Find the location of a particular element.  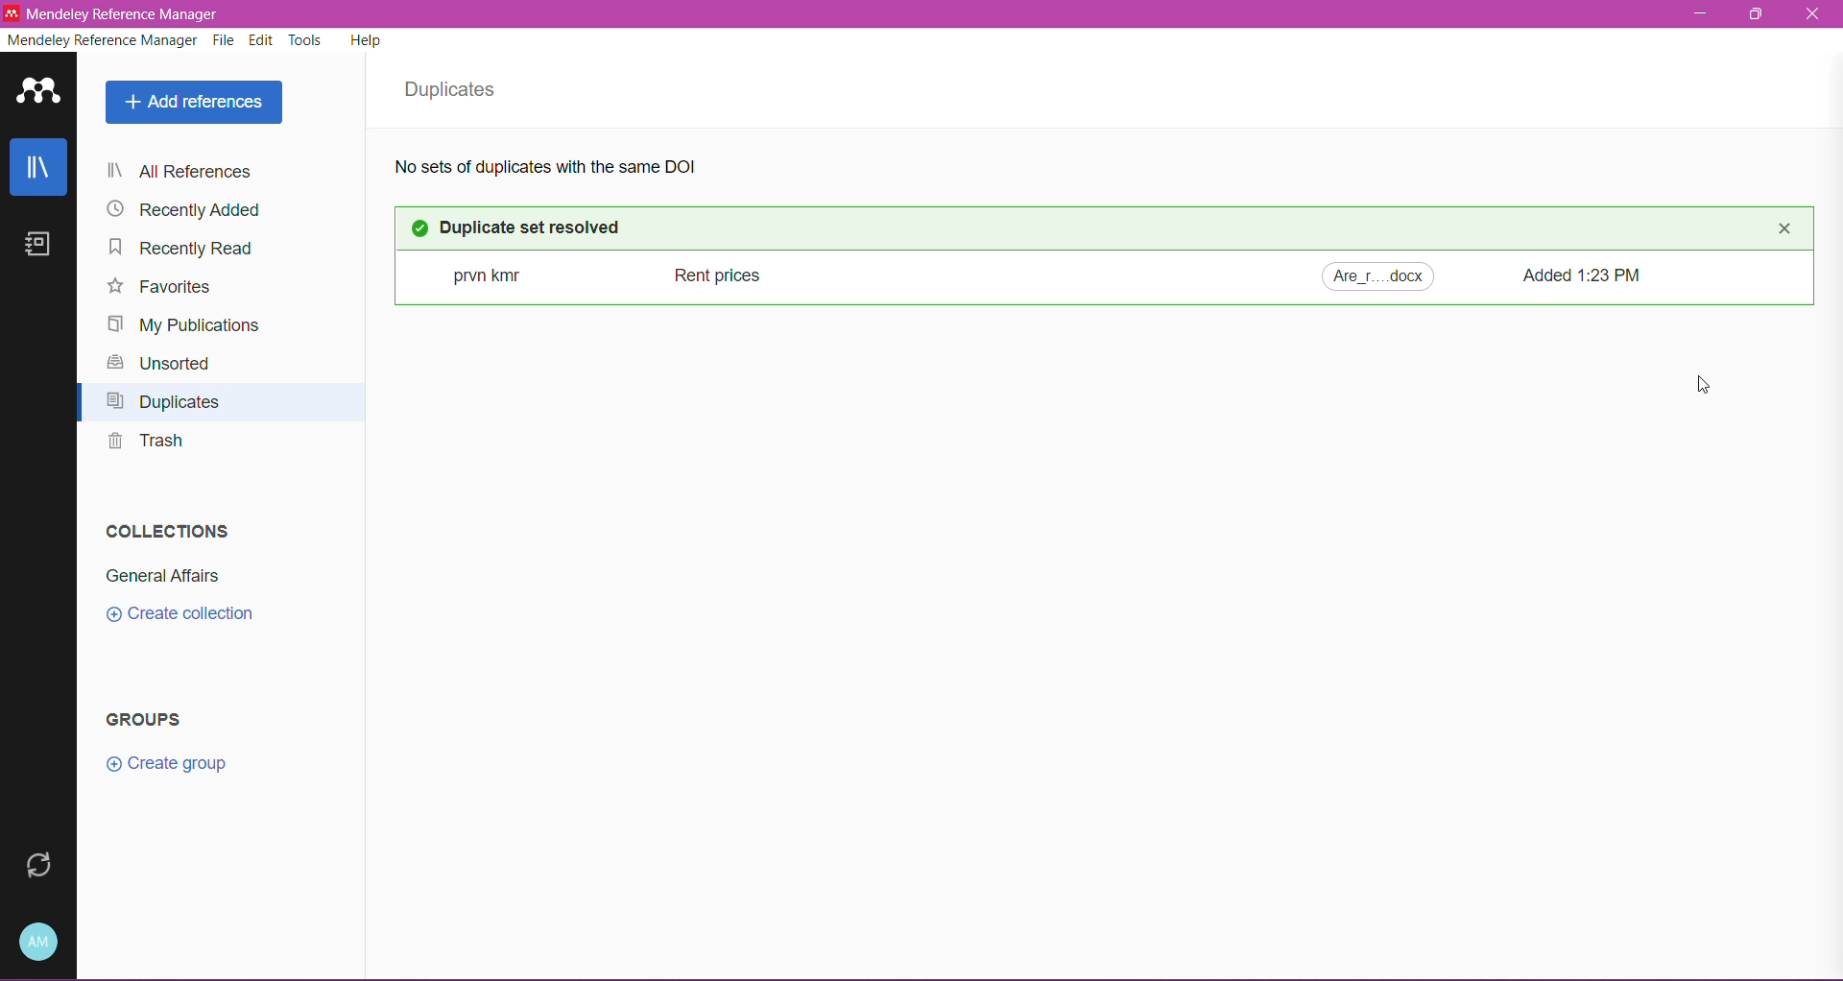

Recently Read is located at coordinates (190, 251).